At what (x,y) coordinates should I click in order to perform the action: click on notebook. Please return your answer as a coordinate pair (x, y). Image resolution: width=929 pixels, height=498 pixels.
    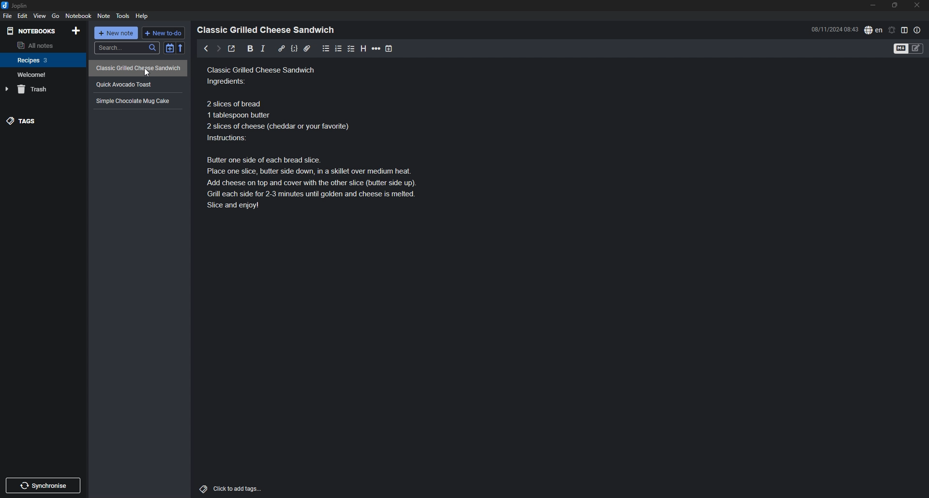
    Looking at the image, I should click on (79, 15).